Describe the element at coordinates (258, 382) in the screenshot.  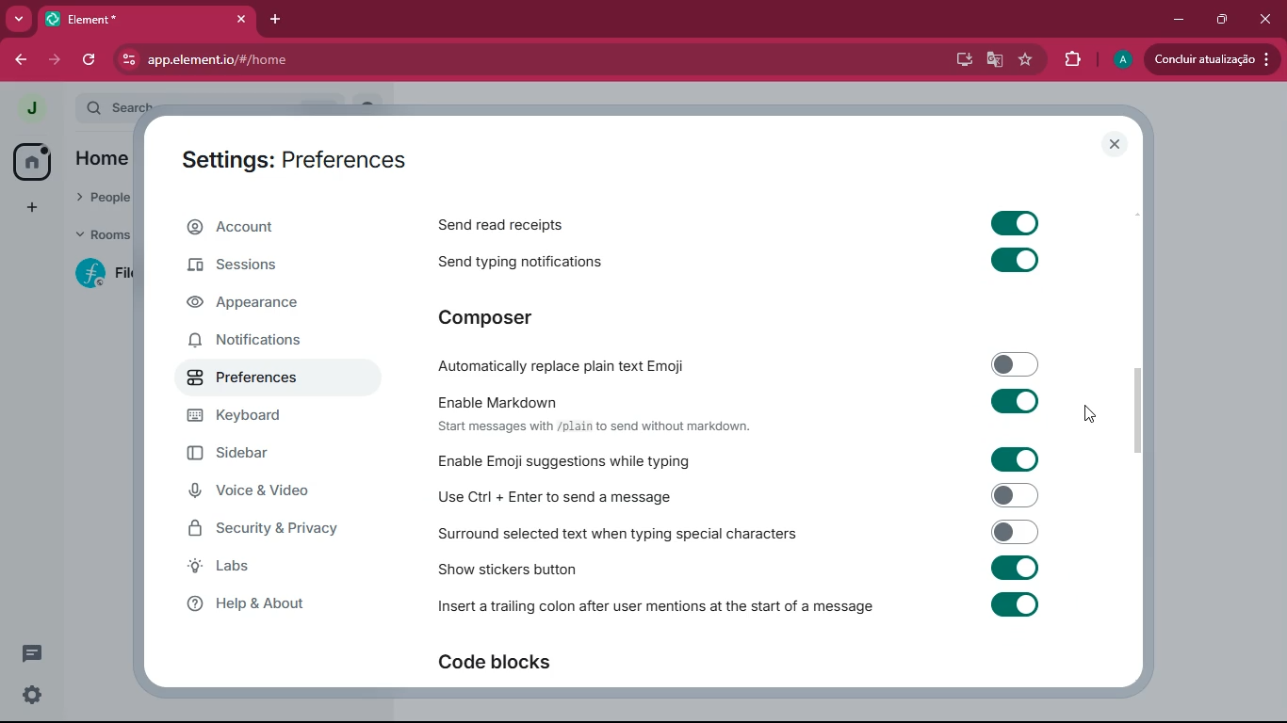
I see `preferences` at that location.